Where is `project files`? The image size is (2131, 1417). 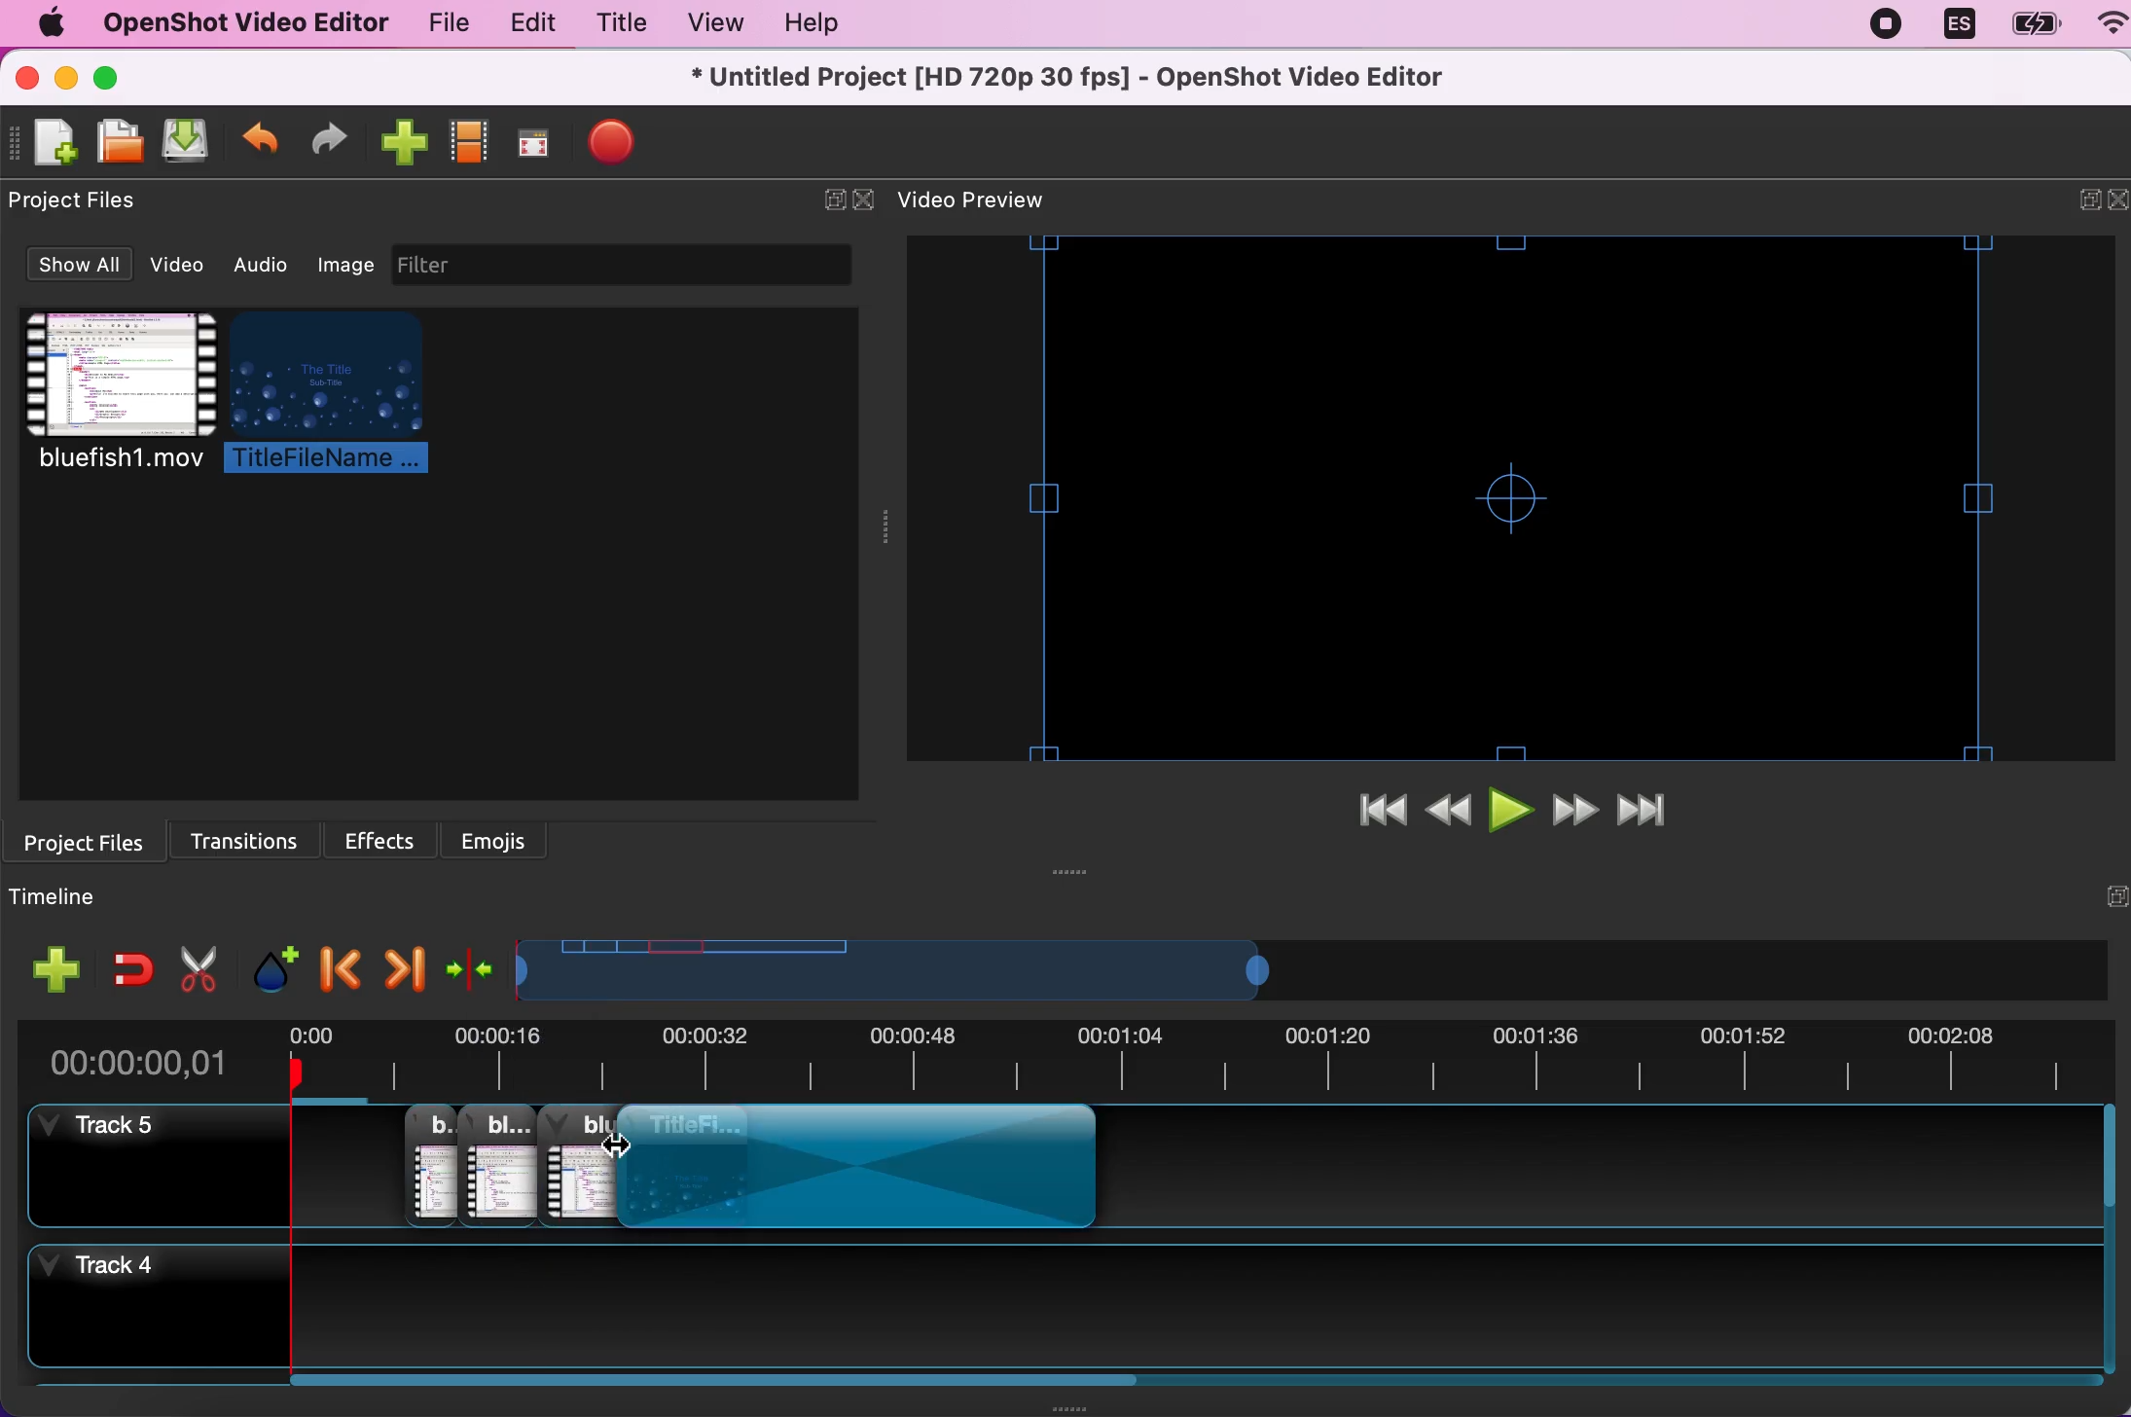 project files is located at coordinates (91, 840).